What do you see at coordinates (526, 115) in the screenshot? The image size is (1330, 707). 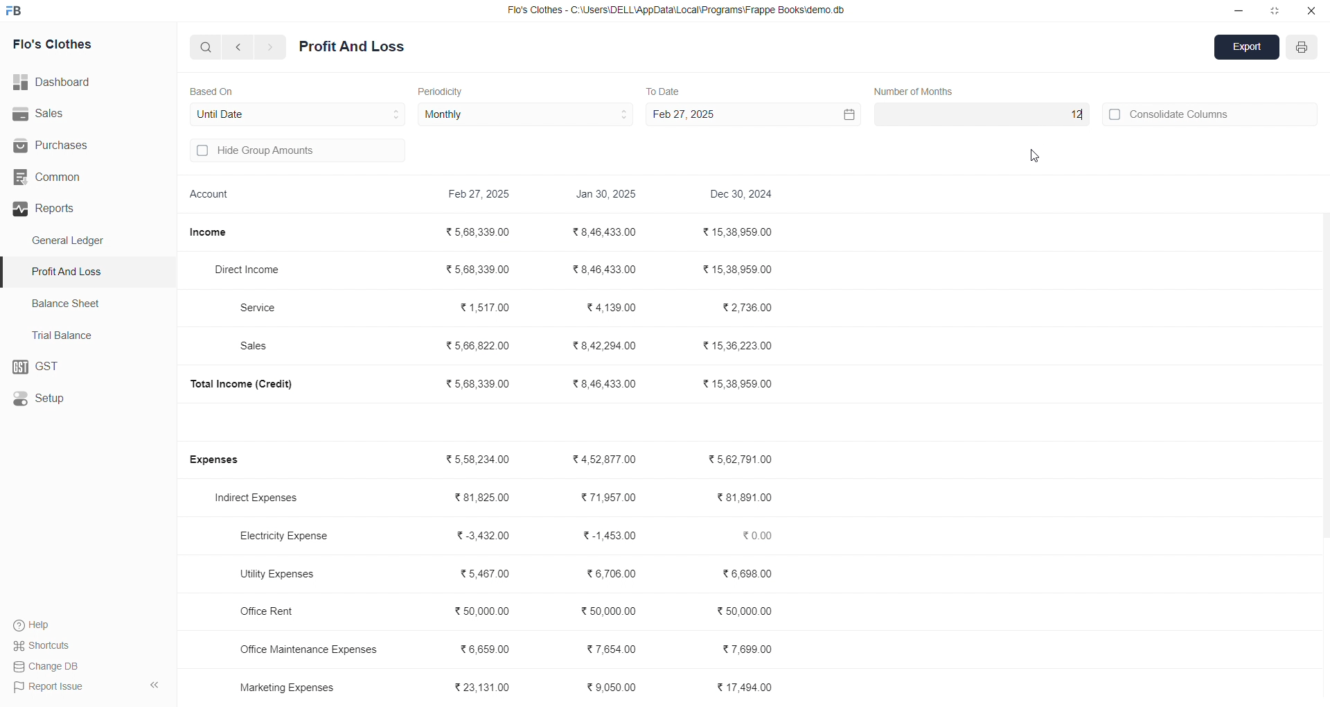 I see `Monthly` at bounding box center [526, 115].